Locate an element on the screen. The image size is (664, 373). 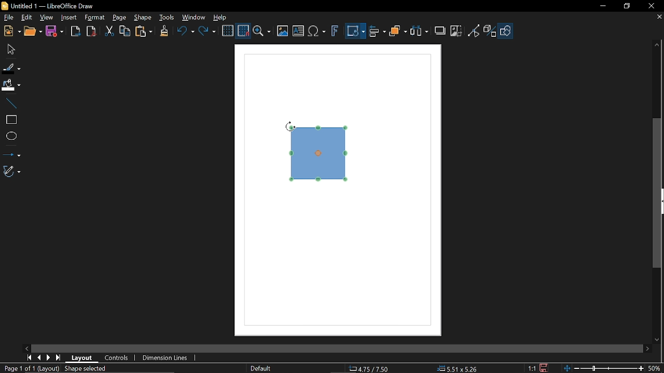
Move is located at coordinates (10, 49).